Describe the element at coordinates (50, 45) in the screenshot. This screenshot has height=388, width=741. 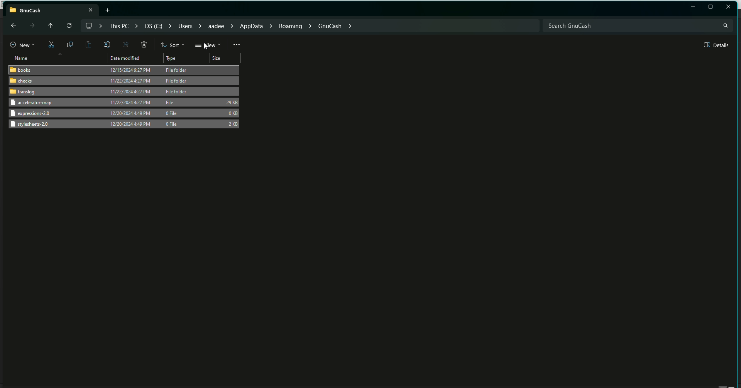
I see `Cut` at that location.